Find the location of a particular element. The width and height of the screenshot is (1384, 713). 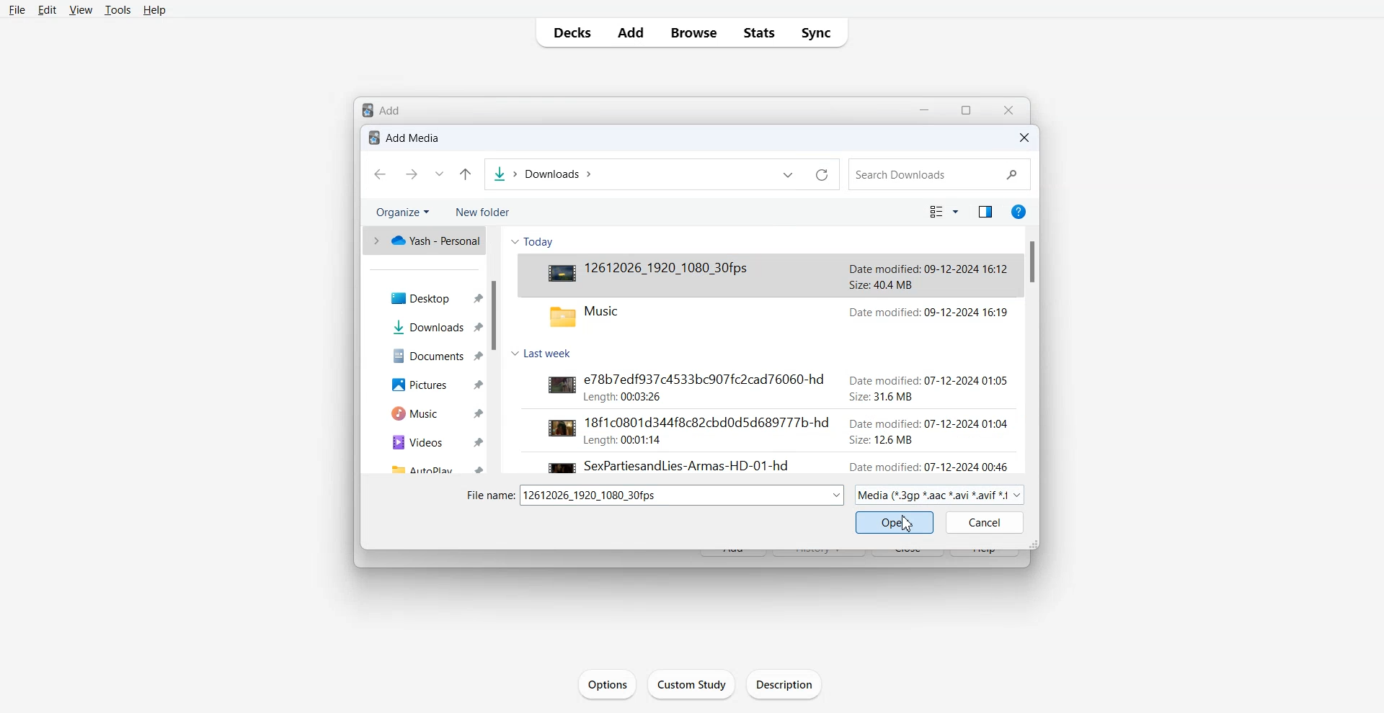

Show the preview pane is located at coordinates (985, 212).